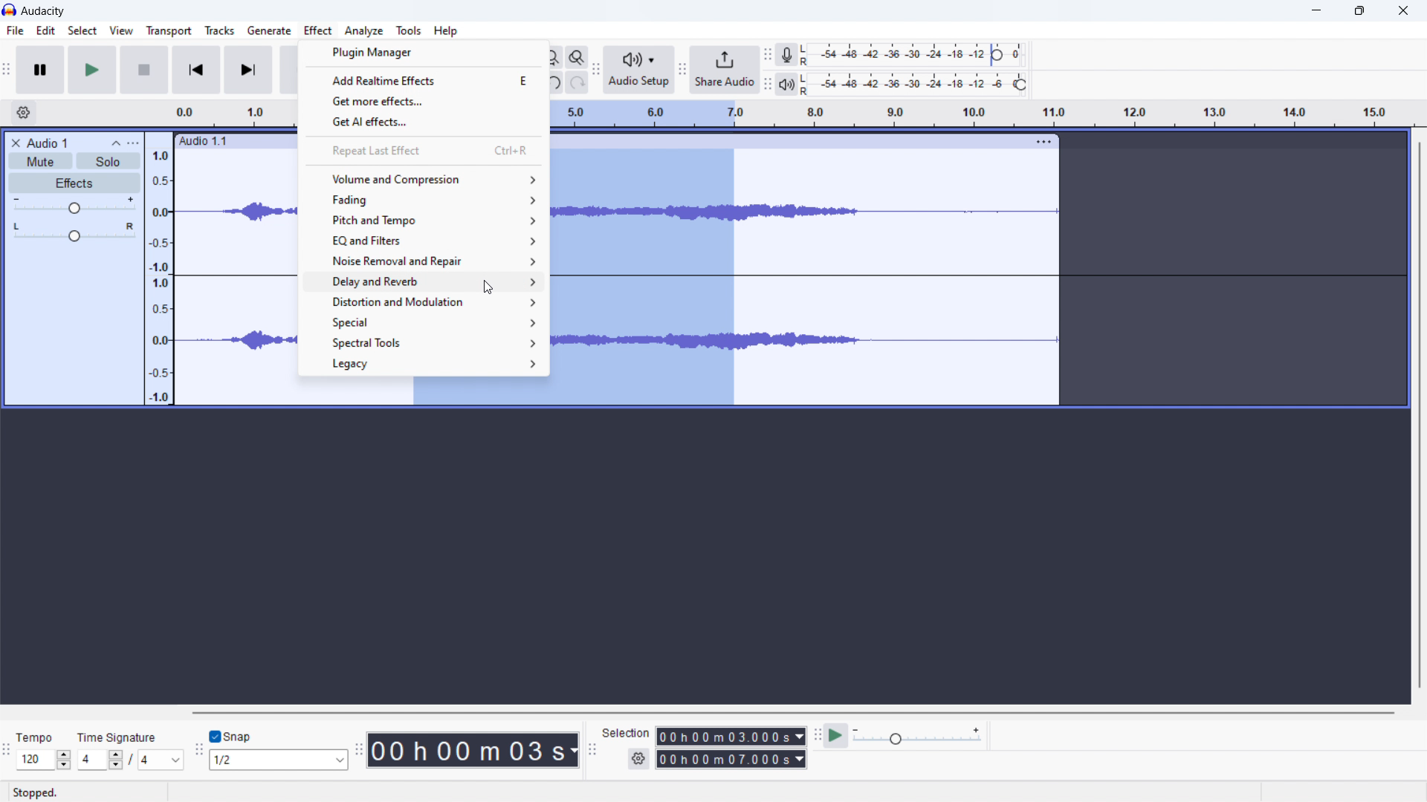 The width and height of the screenshot is (1427, 802). I want to click on solo, so click(106, 161).